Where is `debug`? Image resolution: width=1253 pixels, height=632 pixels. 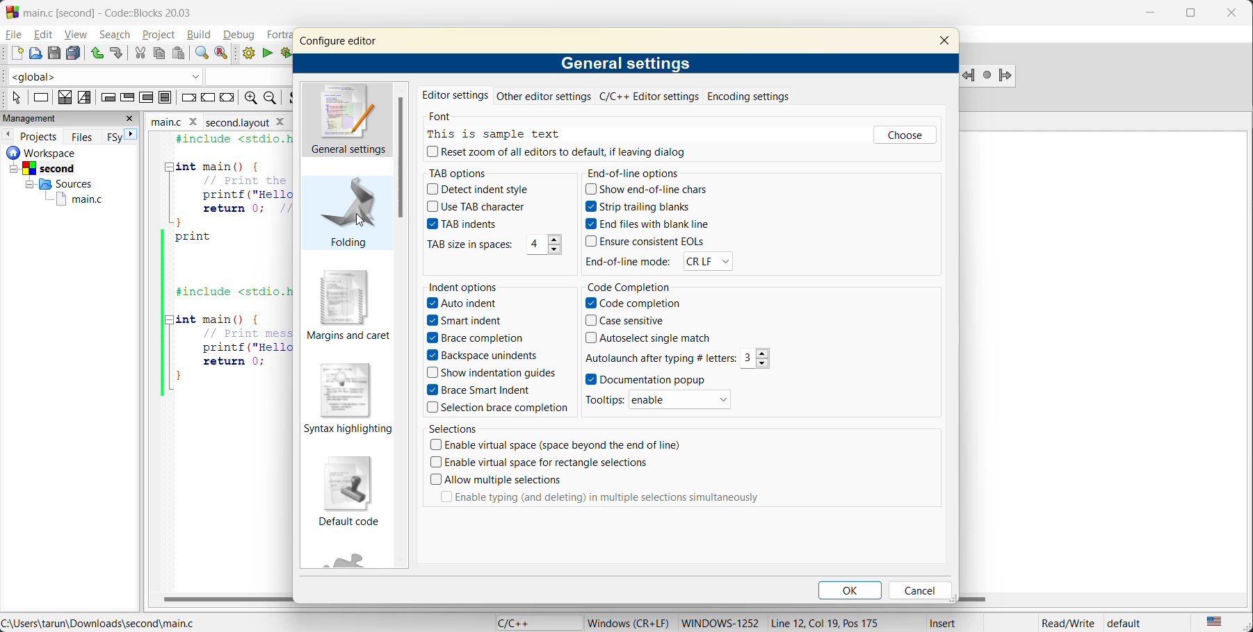 debug is located at coordinates (240, 35).